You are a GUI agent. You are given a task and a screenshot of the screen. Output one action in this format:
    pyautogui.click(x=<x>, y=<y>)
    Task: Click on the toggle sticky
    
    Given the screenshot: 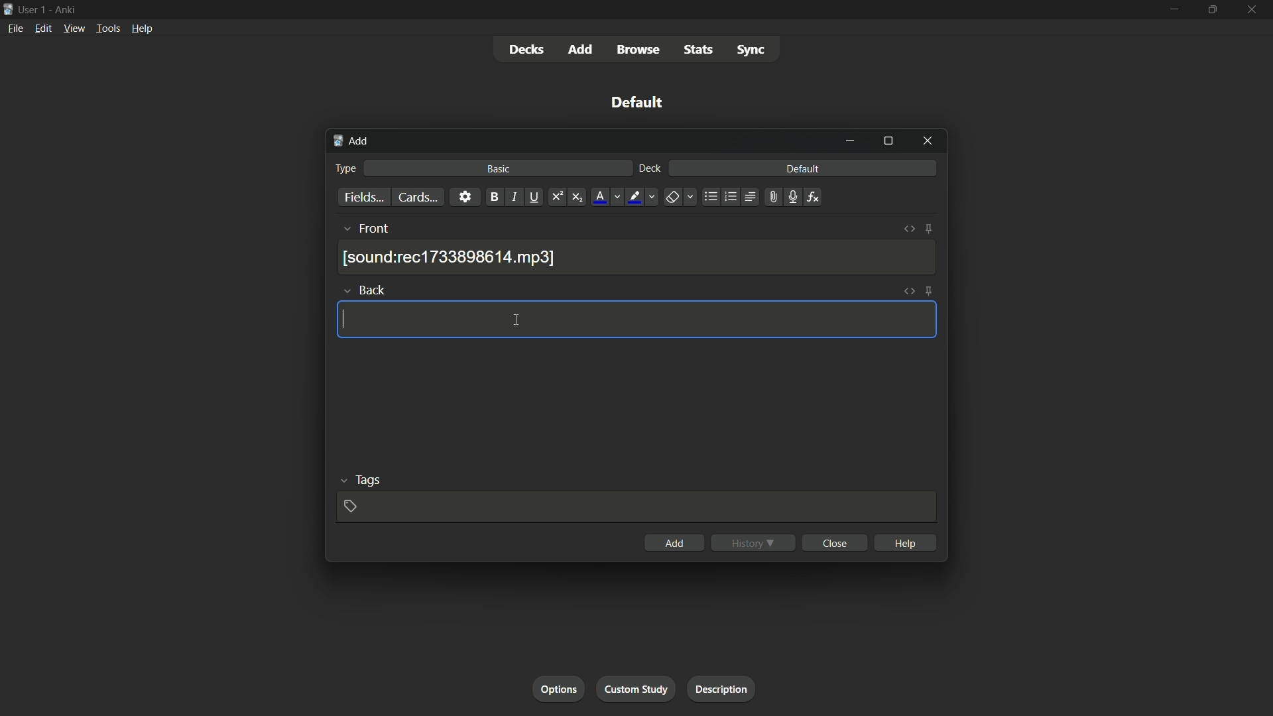 What is the action you would take?
    pyautogui.click(x=928, y=229)
    